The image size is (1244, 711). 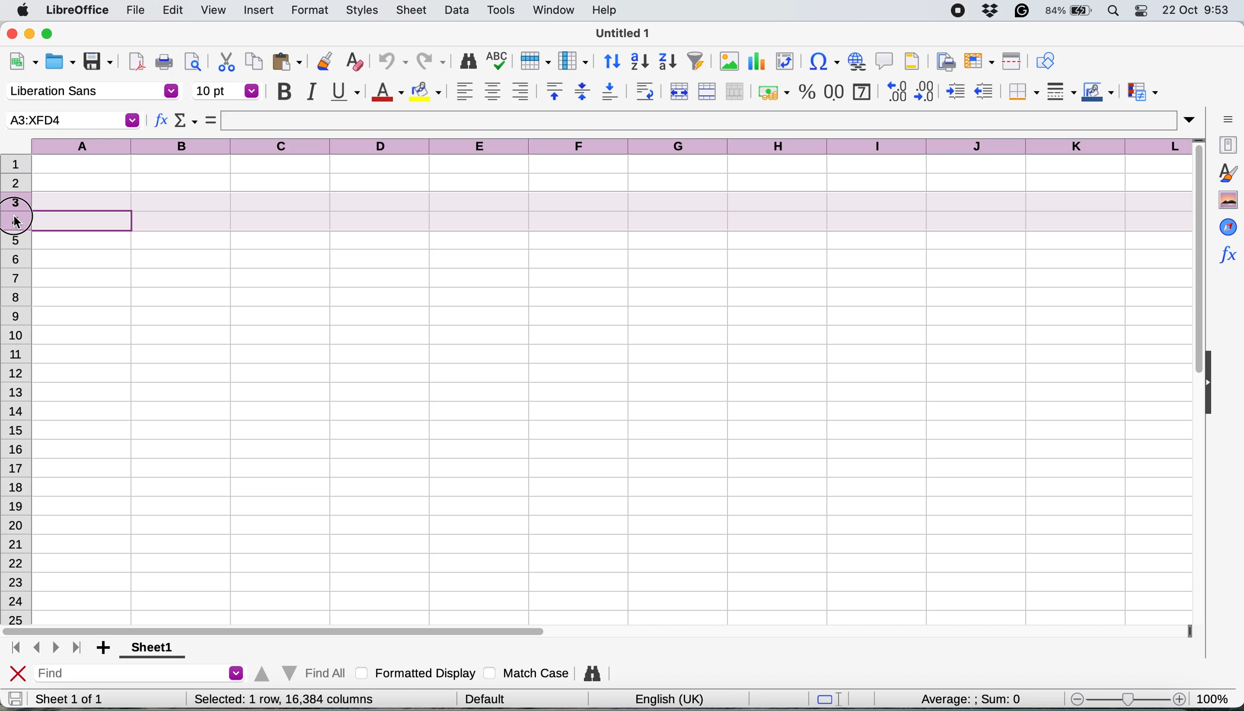 I want to click on columns, so click(x=614, y=145).